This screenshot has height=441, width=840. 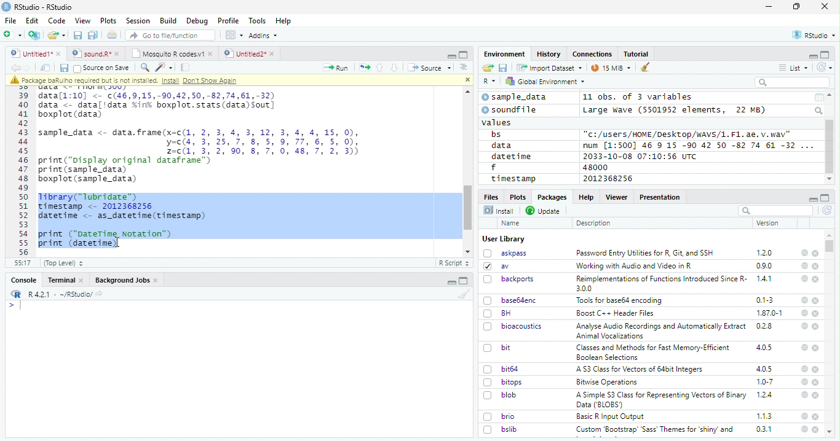 What do you see at coordinates (30, 68) in the screenshot?
I see `go forward` at bounding box center [30, 68].